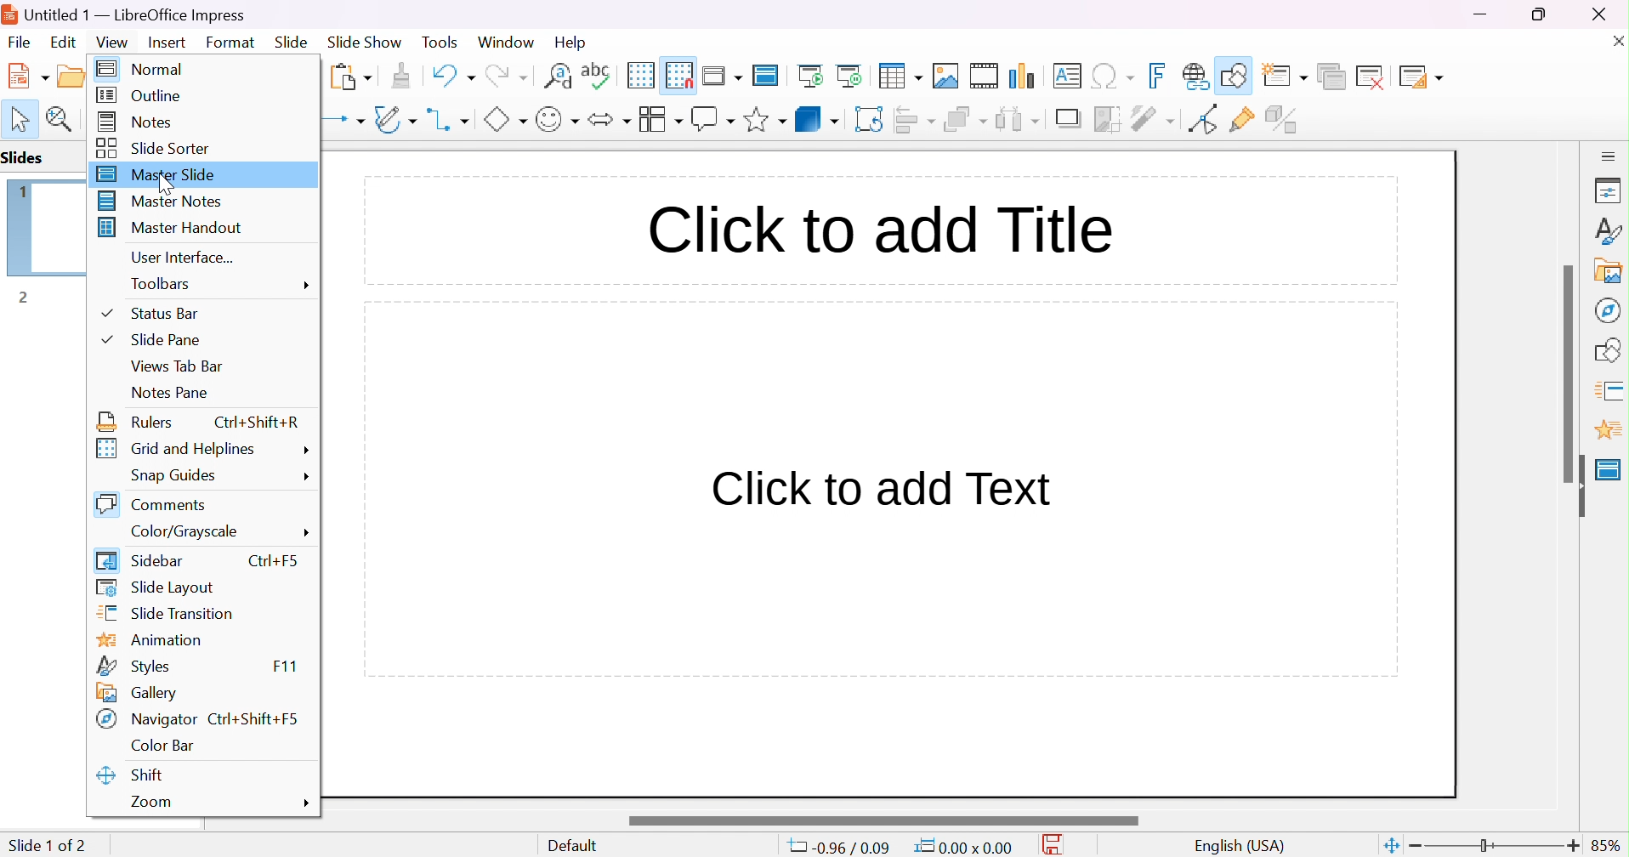 This screenshot has width=1629, height=857. I want to click on insert audio or video, so click(983, 76).